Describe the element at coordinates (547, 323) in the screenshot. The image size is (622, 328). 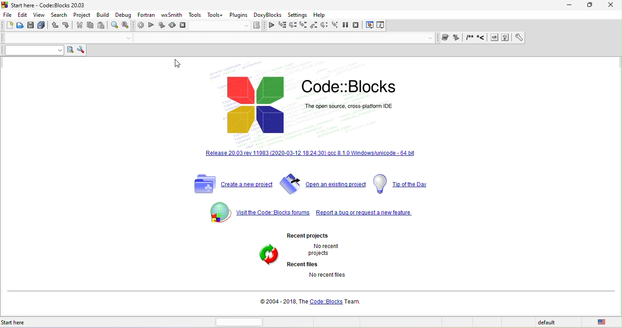
I see `default` at that location.